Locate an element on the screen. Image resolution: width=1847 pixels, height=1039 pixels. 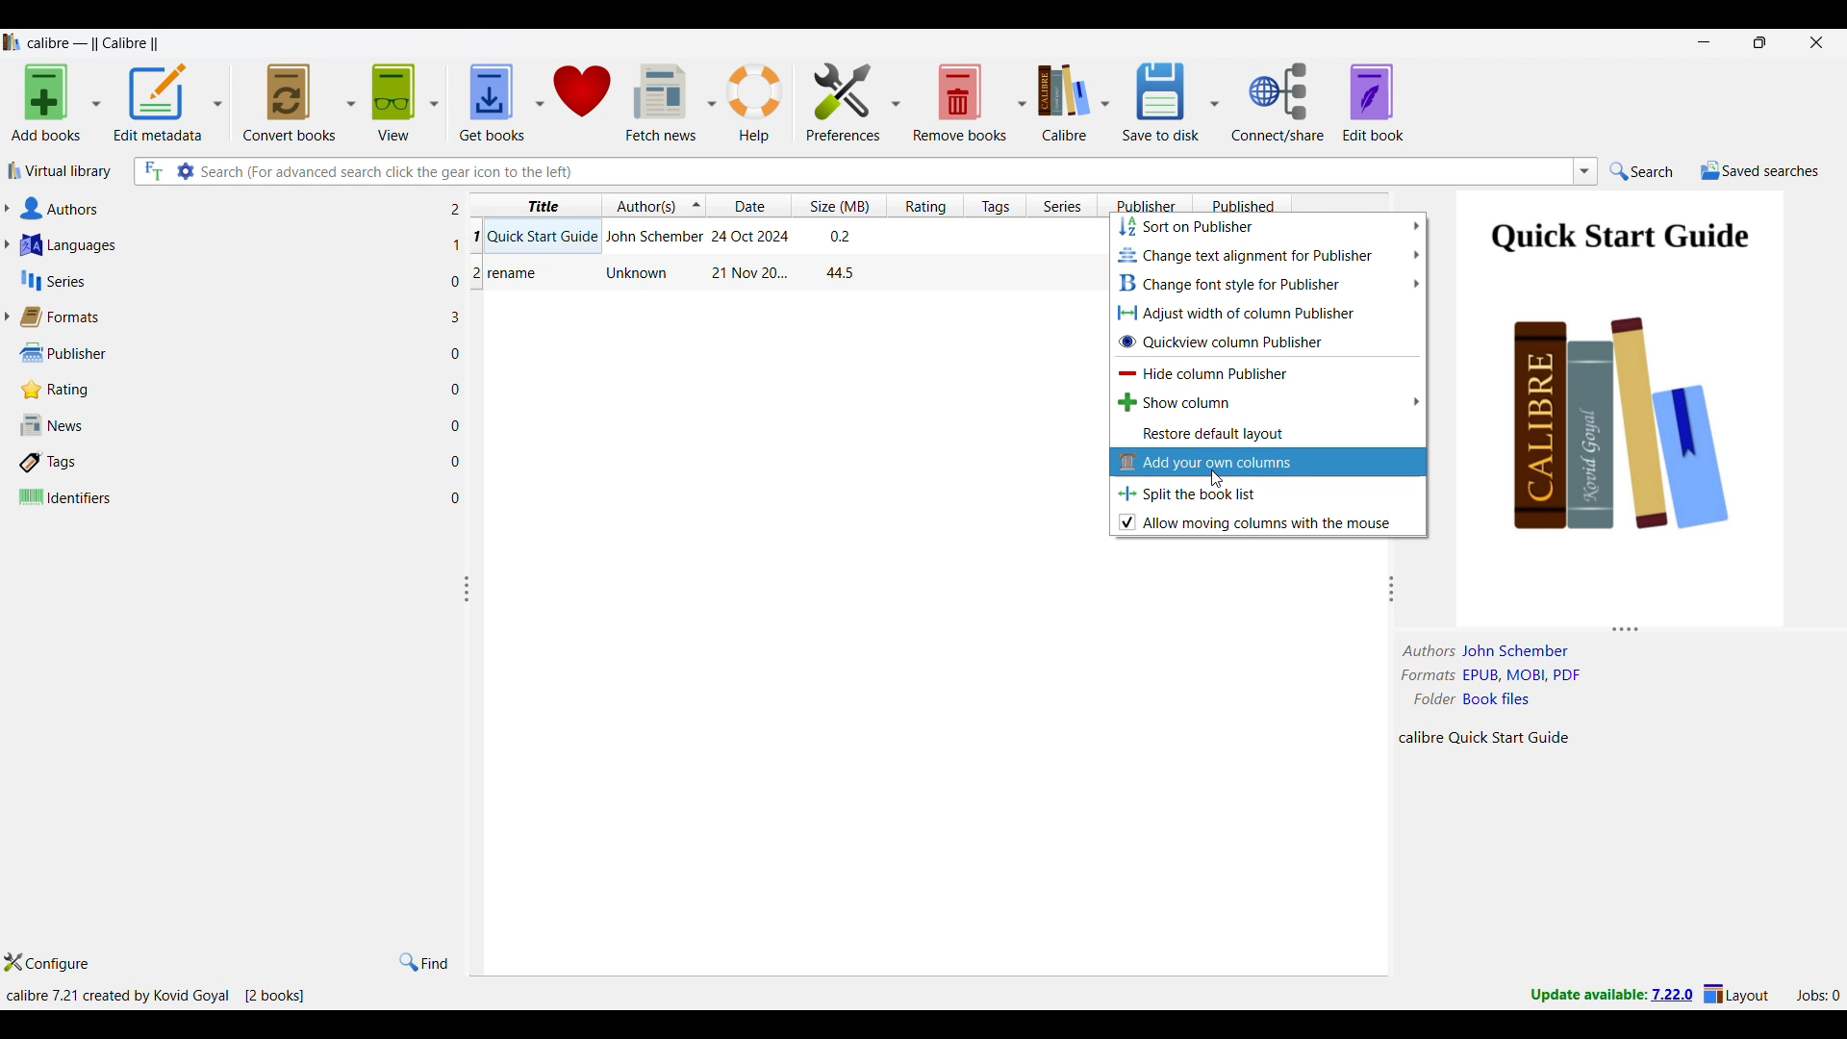
Software name is located at coordinates (94, 43).